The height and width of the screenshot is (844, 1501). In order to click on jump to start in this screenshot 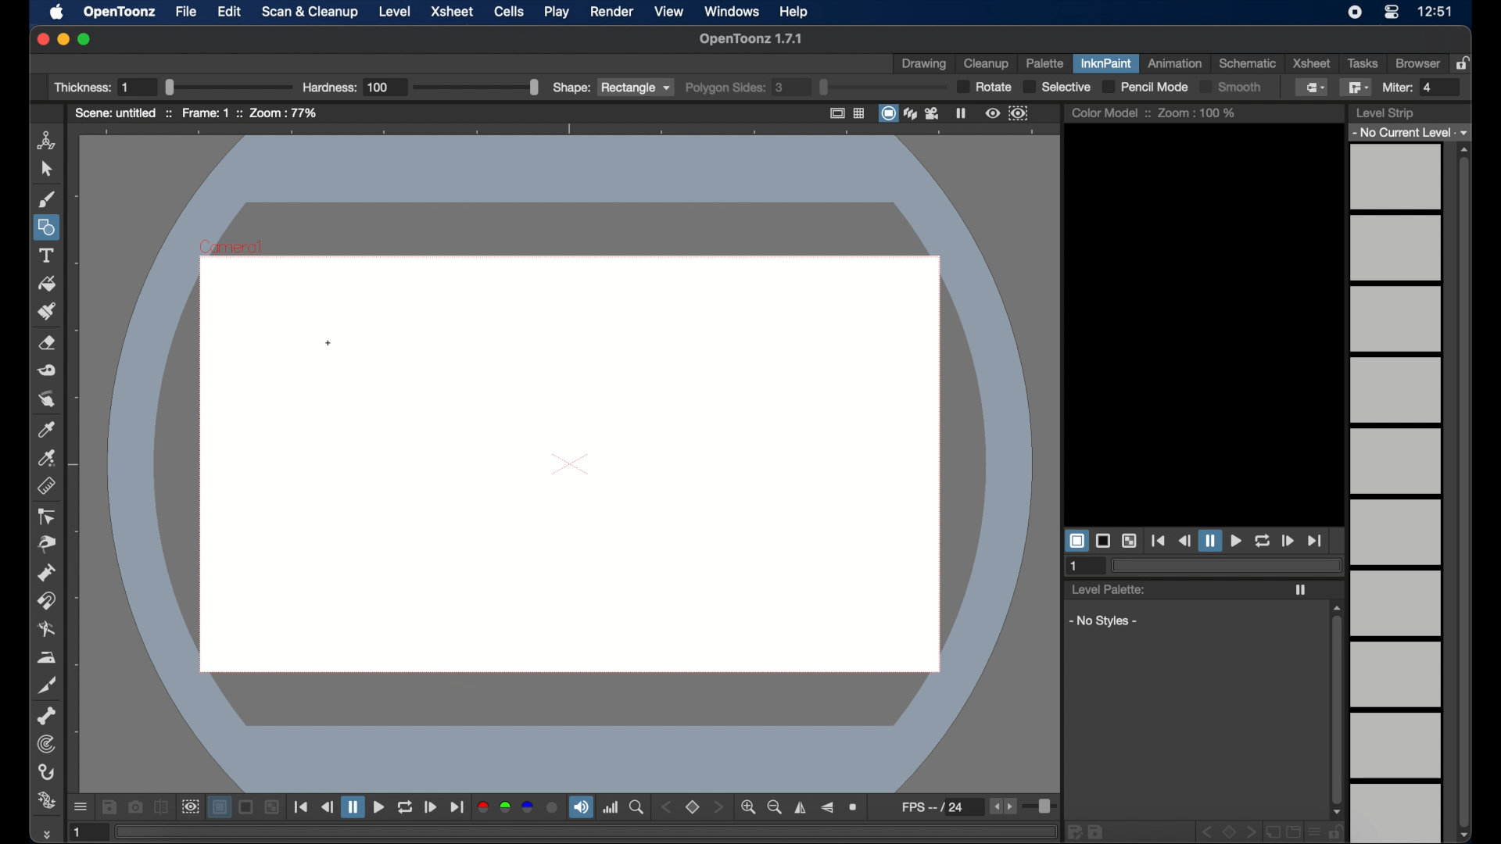, I will do `click(301, 806)`.